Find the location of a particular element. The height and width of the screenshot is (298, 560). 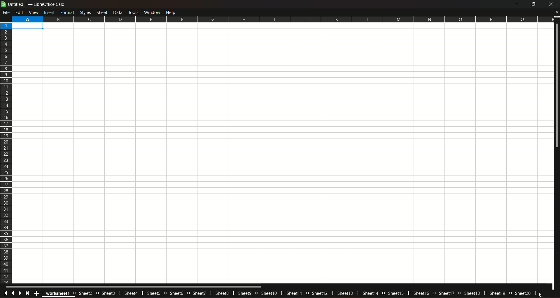

Rows is located at coordinates (6, 152).